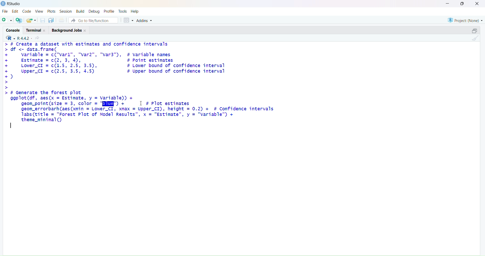  What do you see at coordinates (31, 20) in the screenshot?
I see `open existing file` at bounding box center [31, 20].